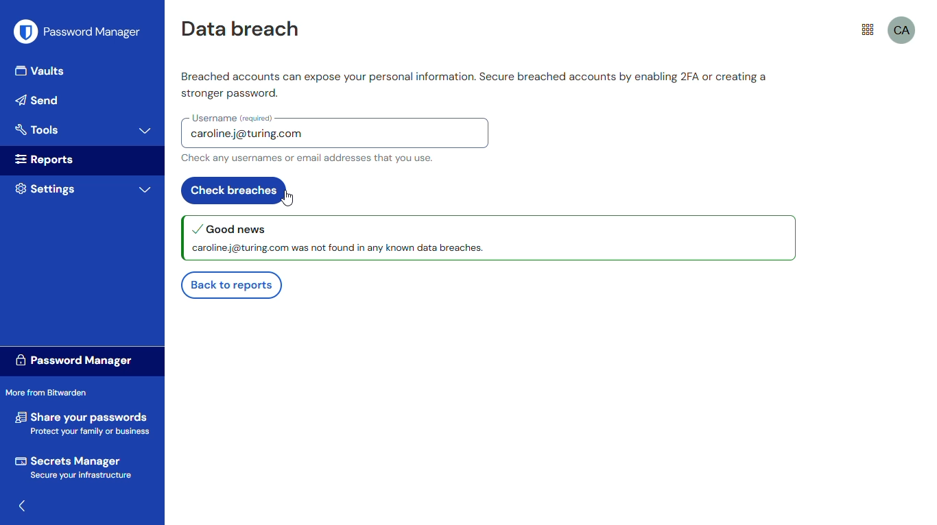 This screenshot has width=937, height=525. I want to click on password manager, so click(93, 32).